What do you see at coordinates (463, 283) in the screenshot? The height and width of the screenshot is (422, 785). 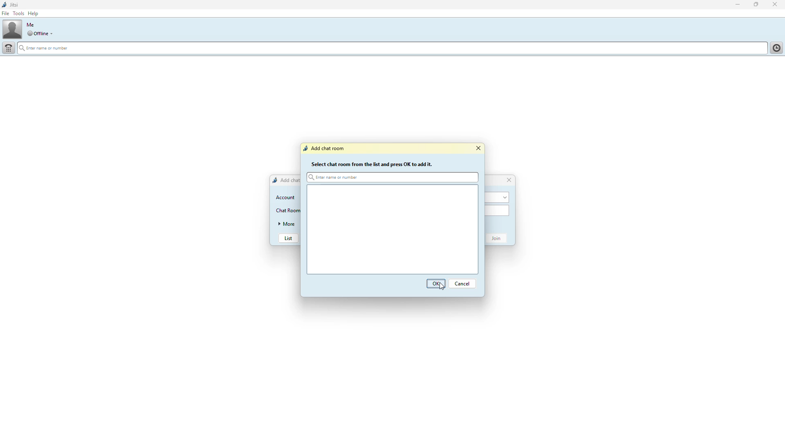 I see `Cancel` at bounding box center [463, 283].